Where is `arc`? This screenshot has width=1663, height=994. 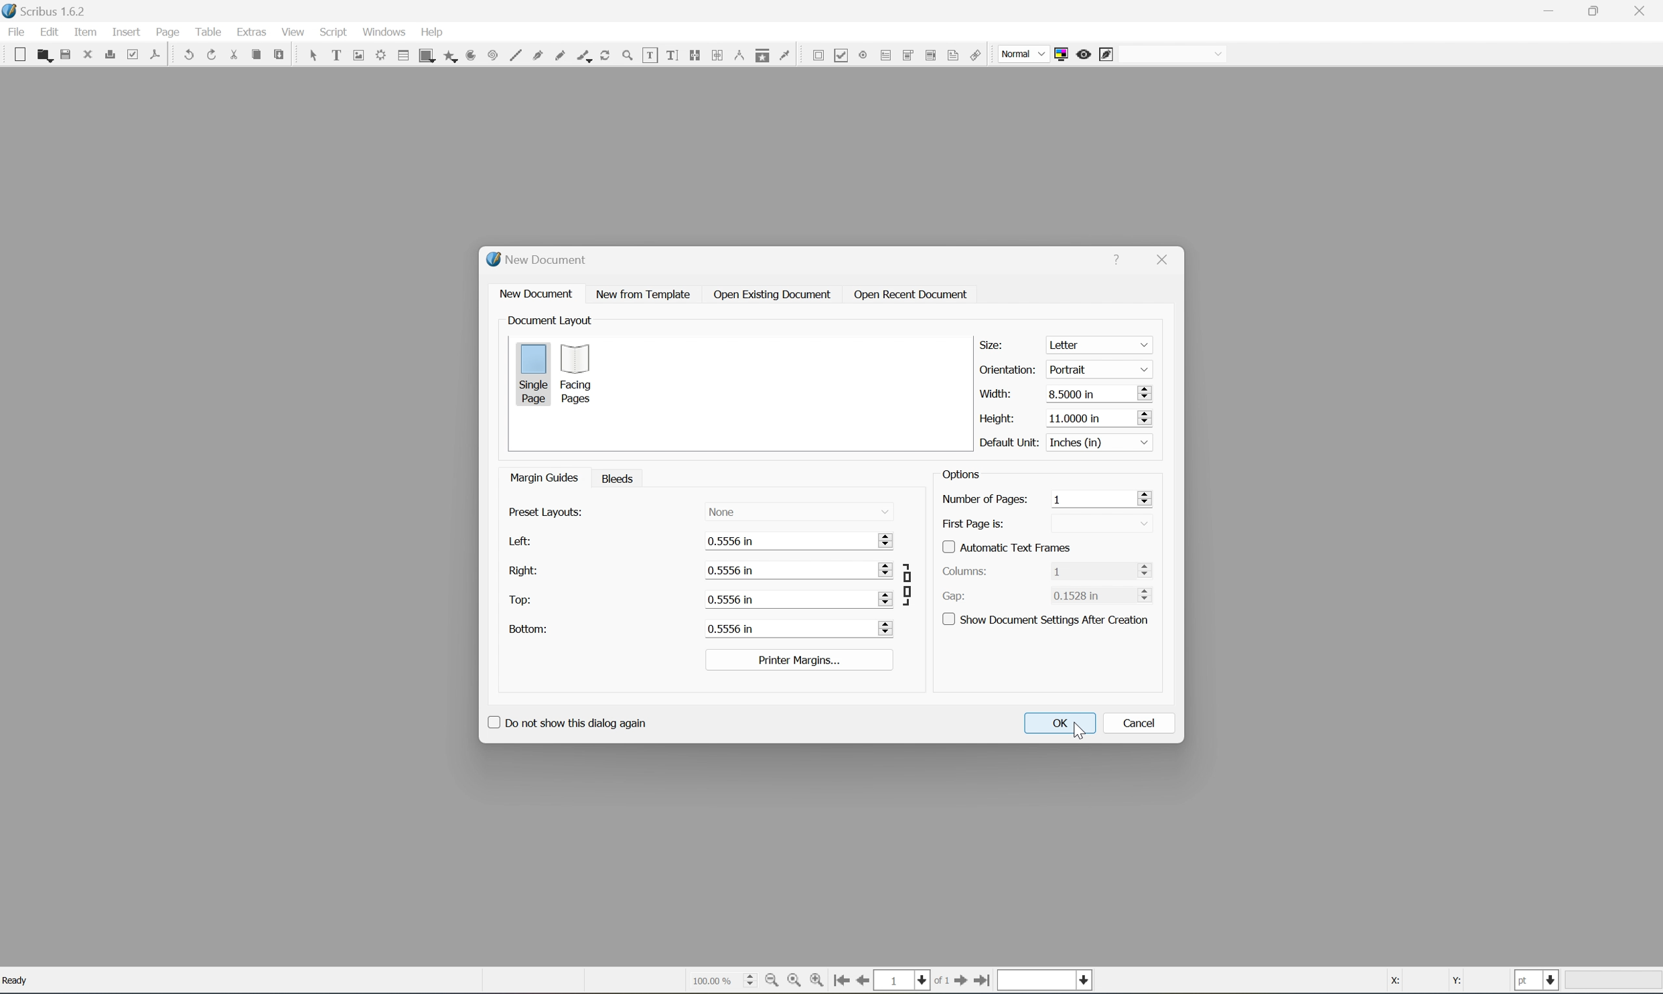
arc is located at coordinates (470, 54).